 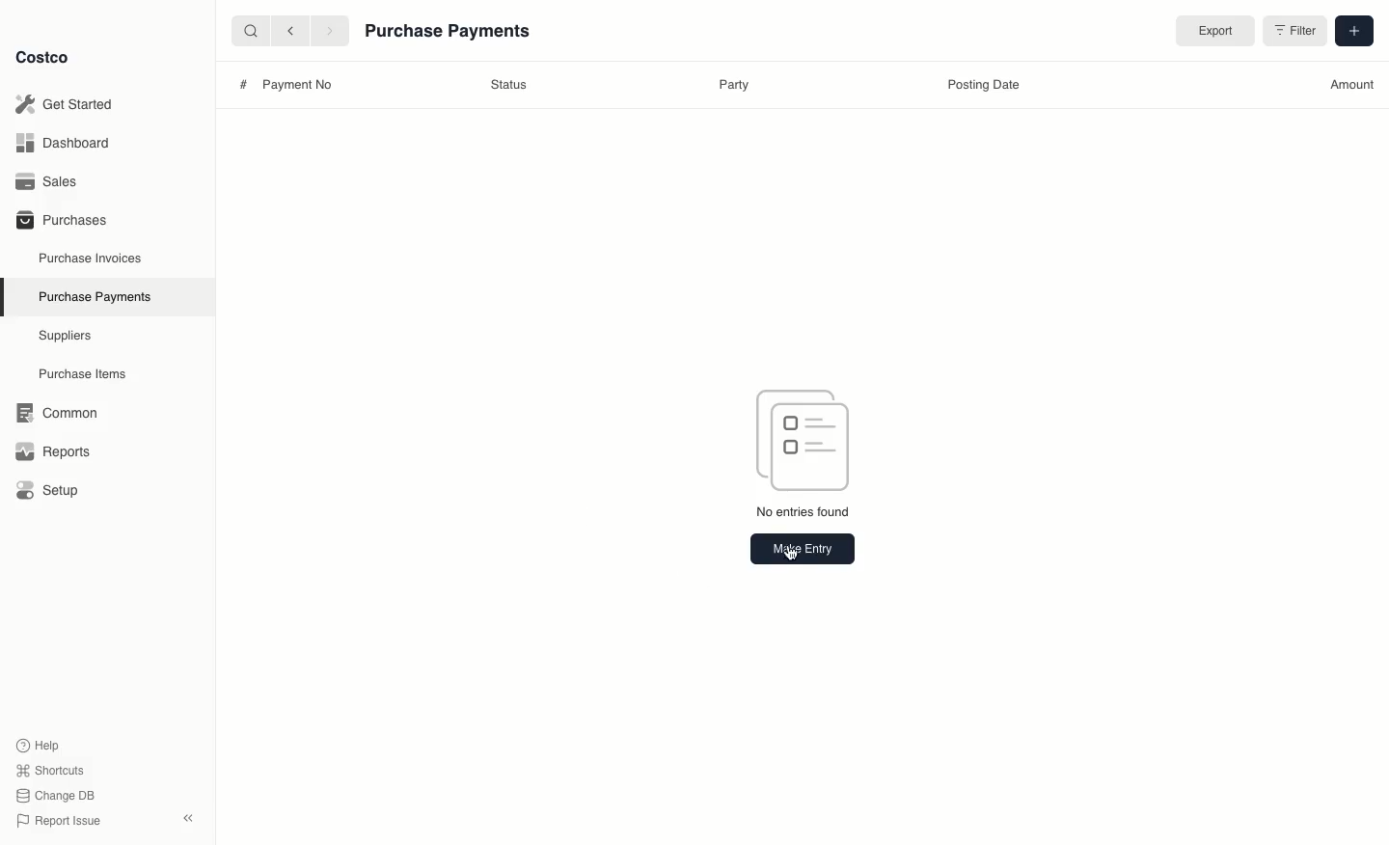 What do you see at coordinates (61, 219) in the screenshot?
I see `Purchases` at bounding box center [61, 219].